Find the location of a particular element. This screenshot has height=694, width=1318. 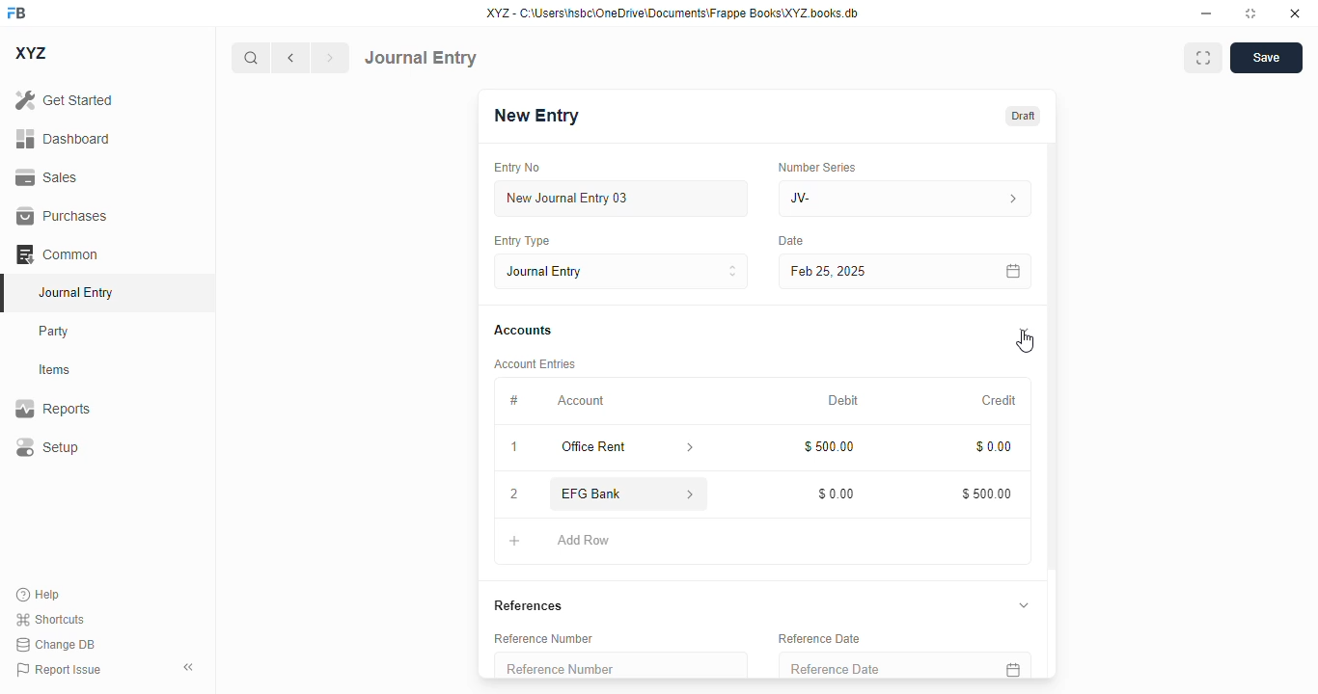

account information is located at coordinates (692, 494).